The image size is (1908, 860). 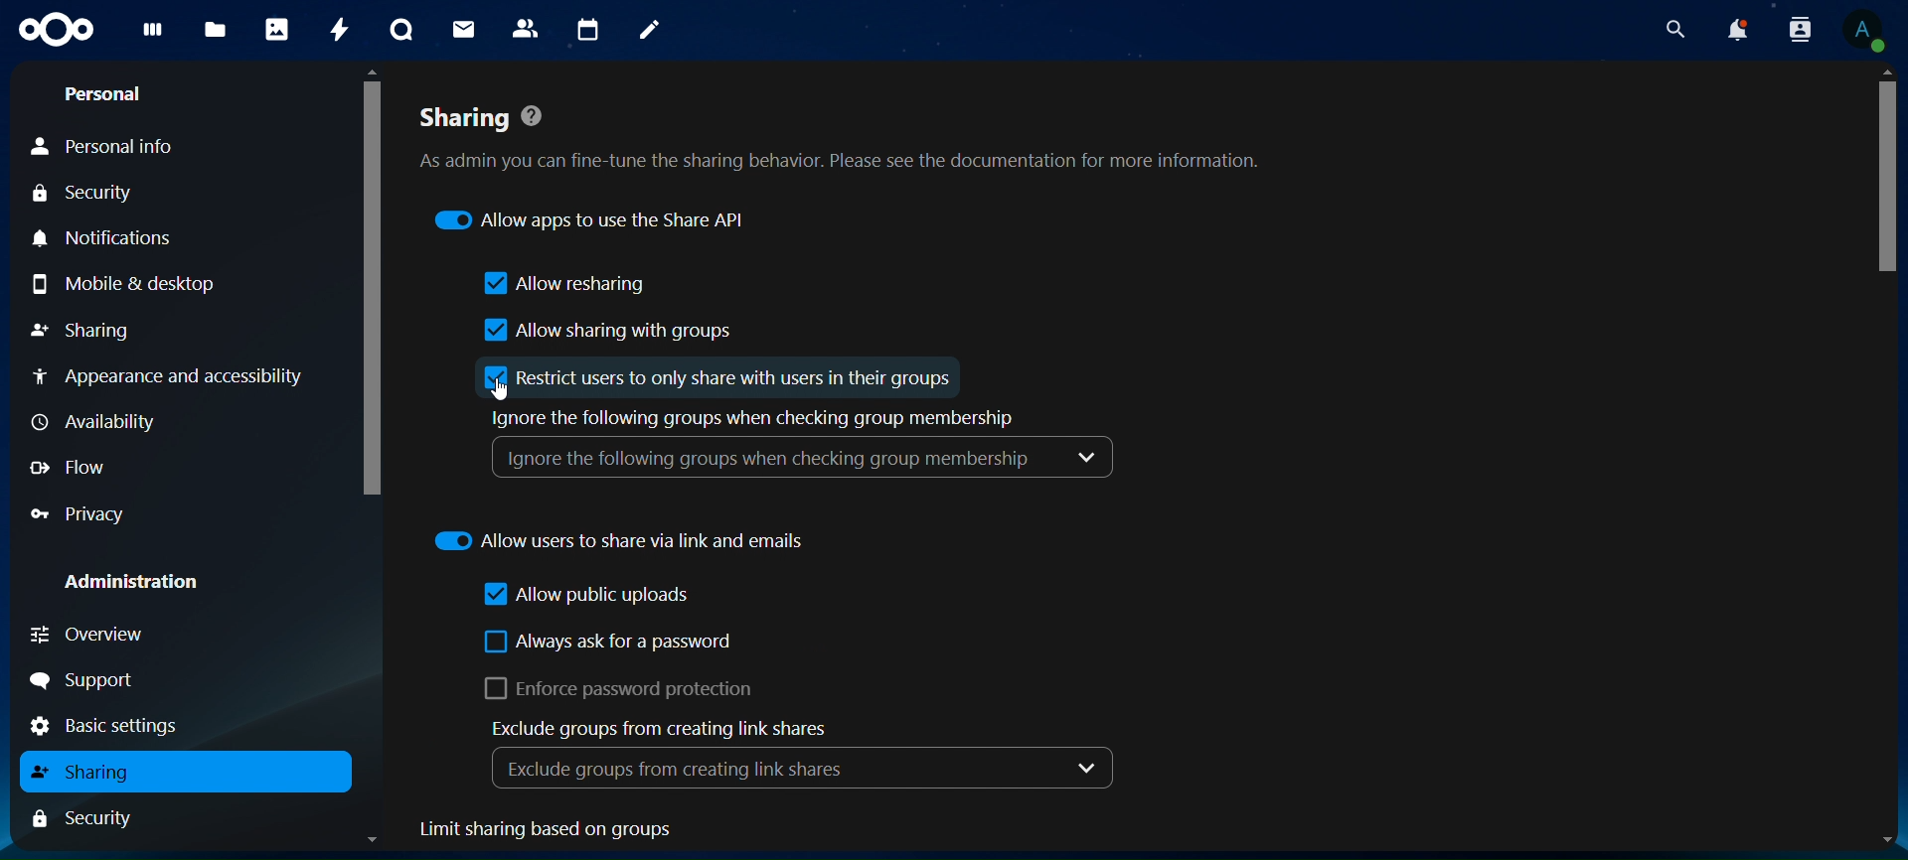 I want to click on scrollbar, so click(x=1888, y=189).